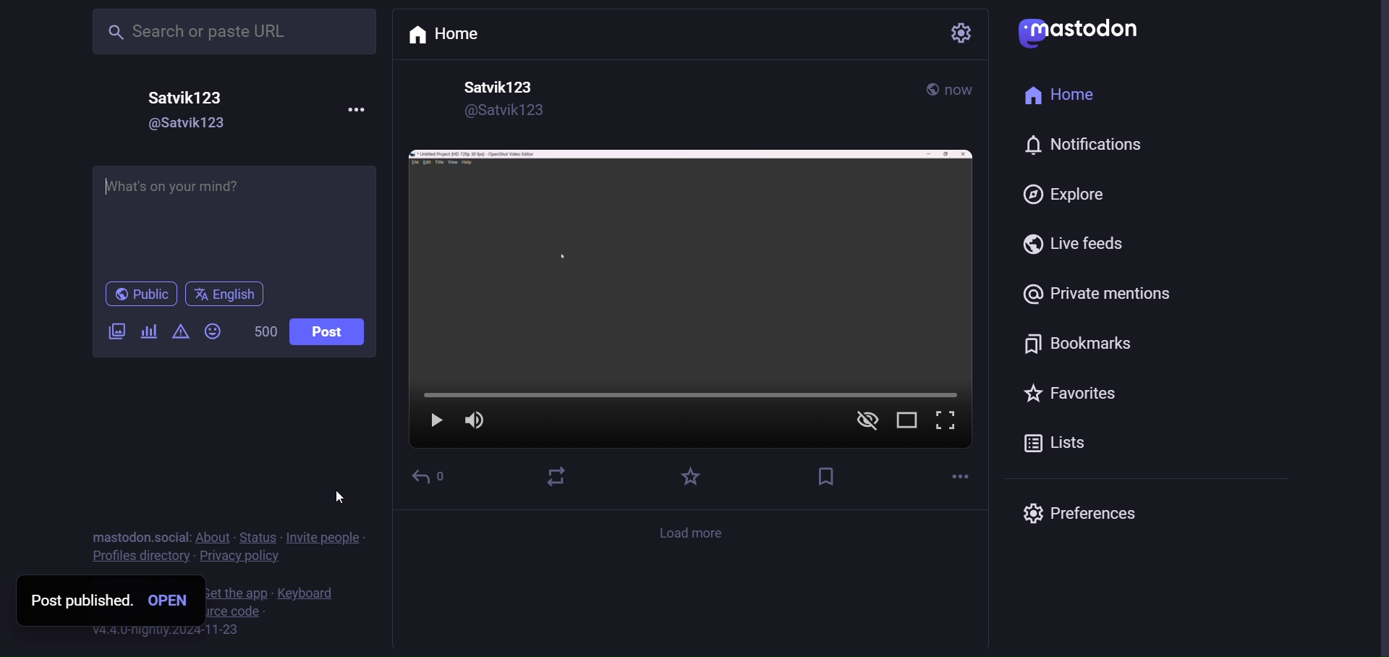 The height and width of the screenshot is (657, 1389). I want to click on public, so click(926, 90).